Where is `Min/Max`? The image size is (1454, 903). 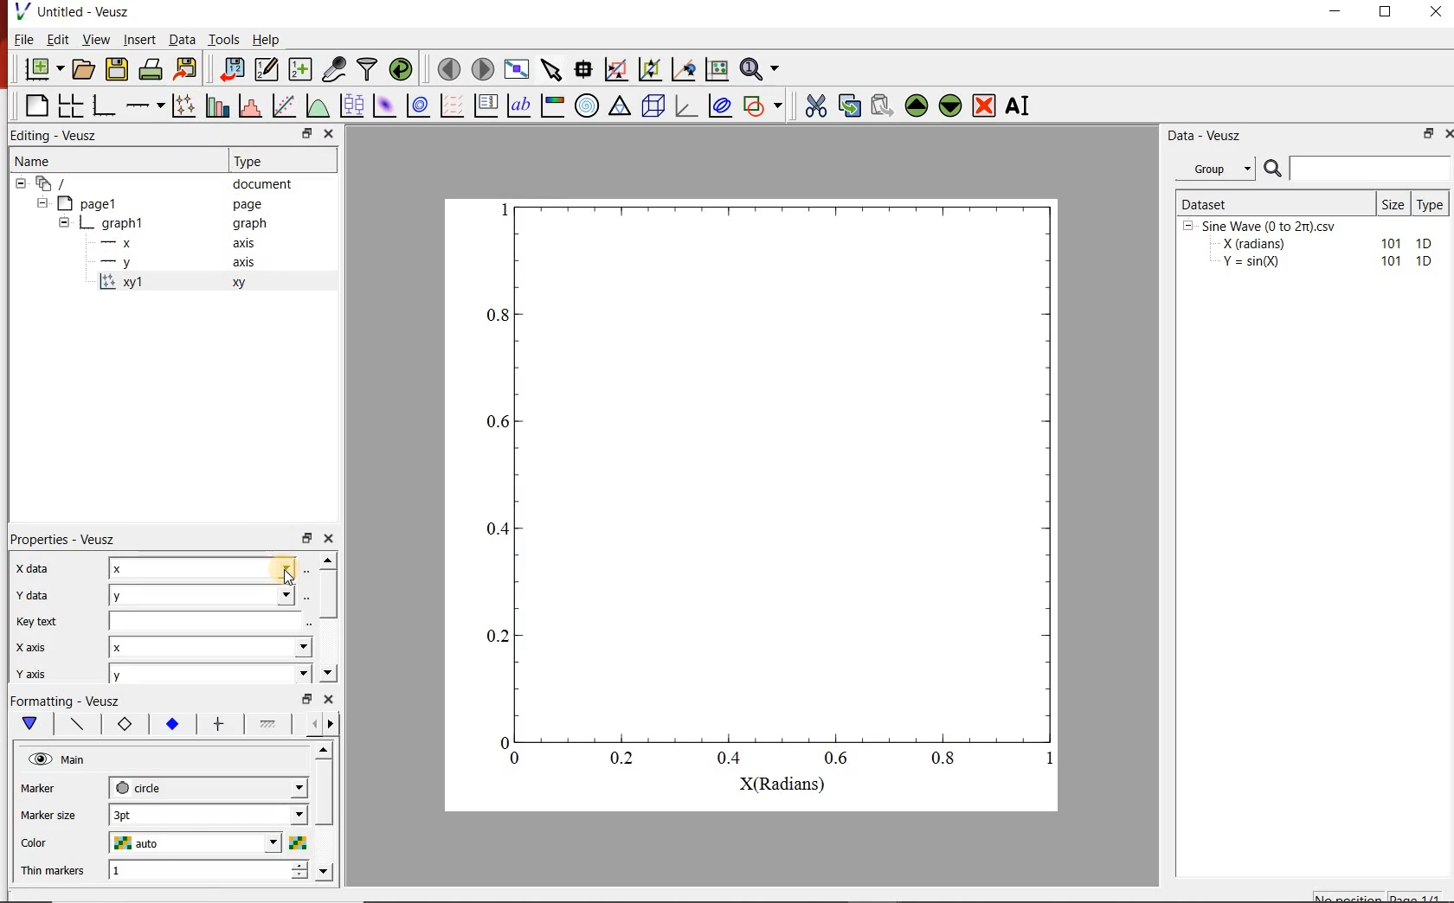
Min/Max is located at coordinates (307, 699).